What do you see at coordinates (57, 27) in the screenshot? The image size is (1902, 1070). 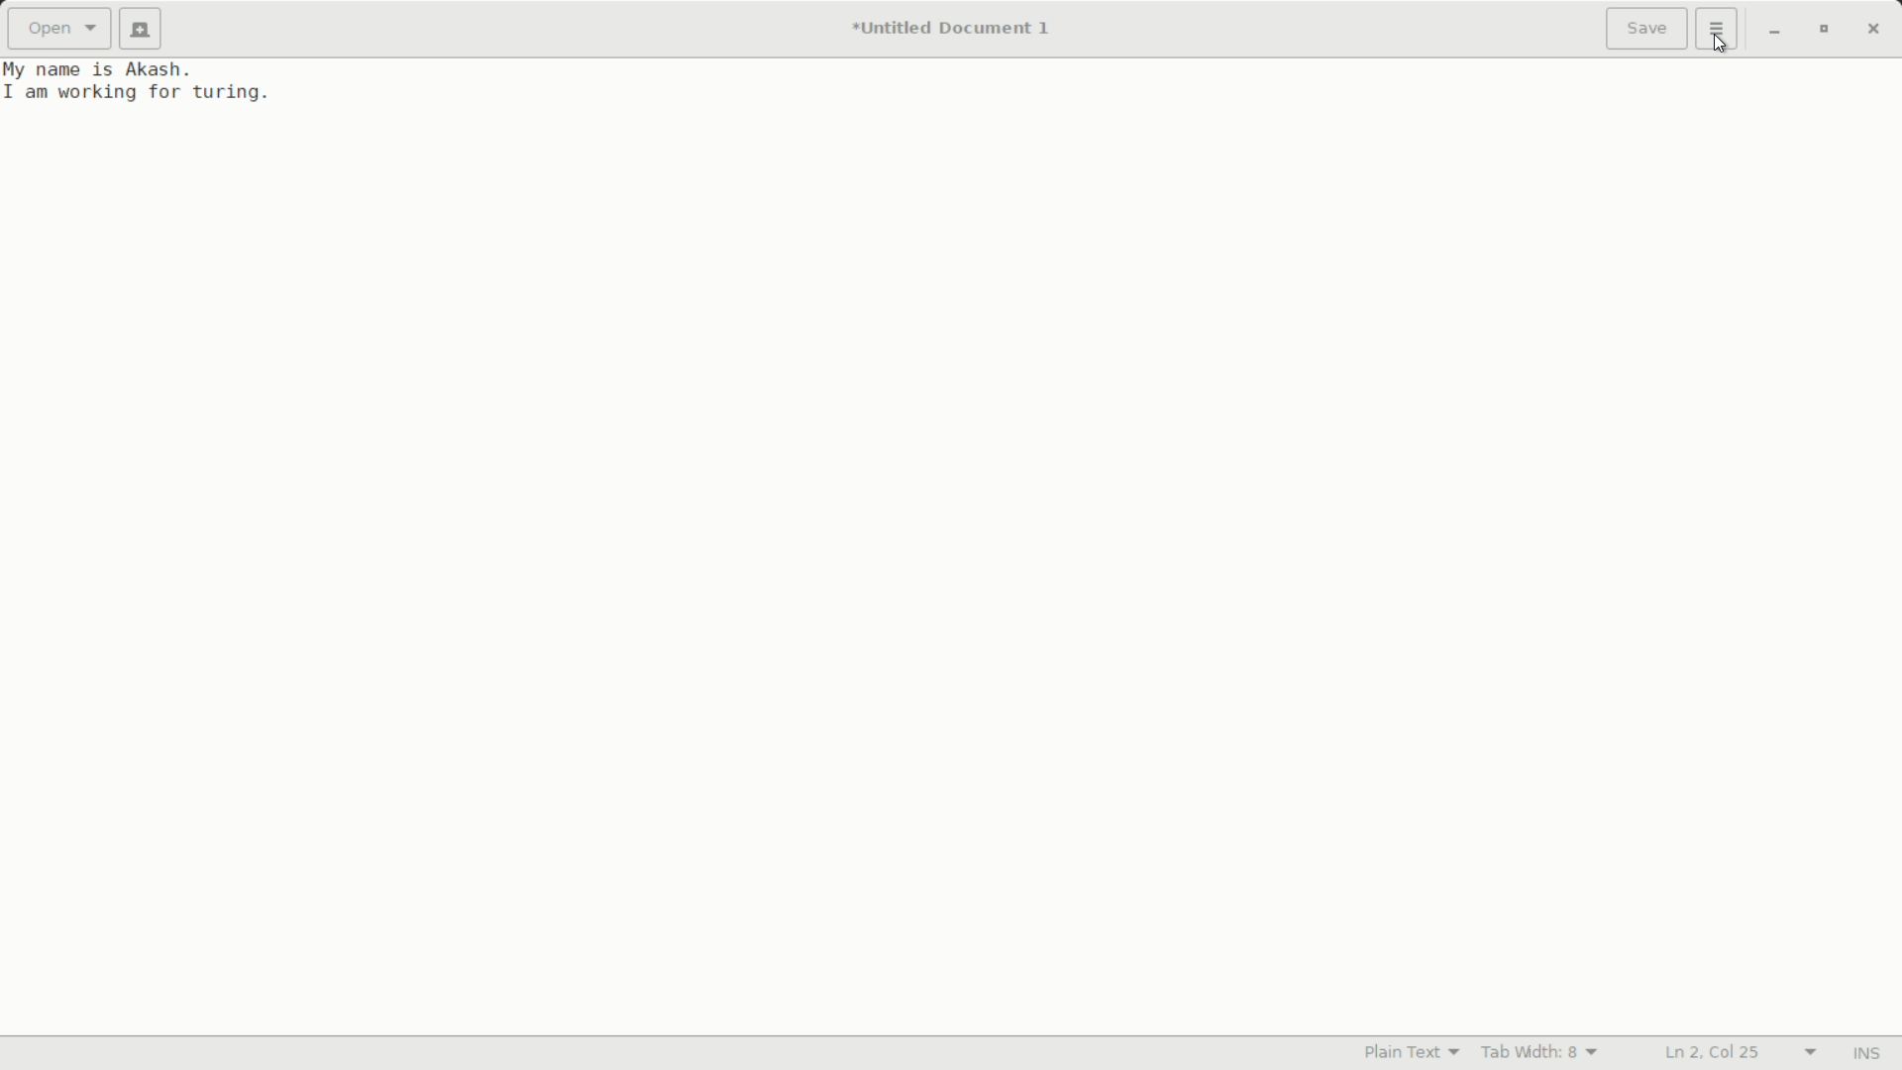 I see `open a file` at bounding box center [57, 27].